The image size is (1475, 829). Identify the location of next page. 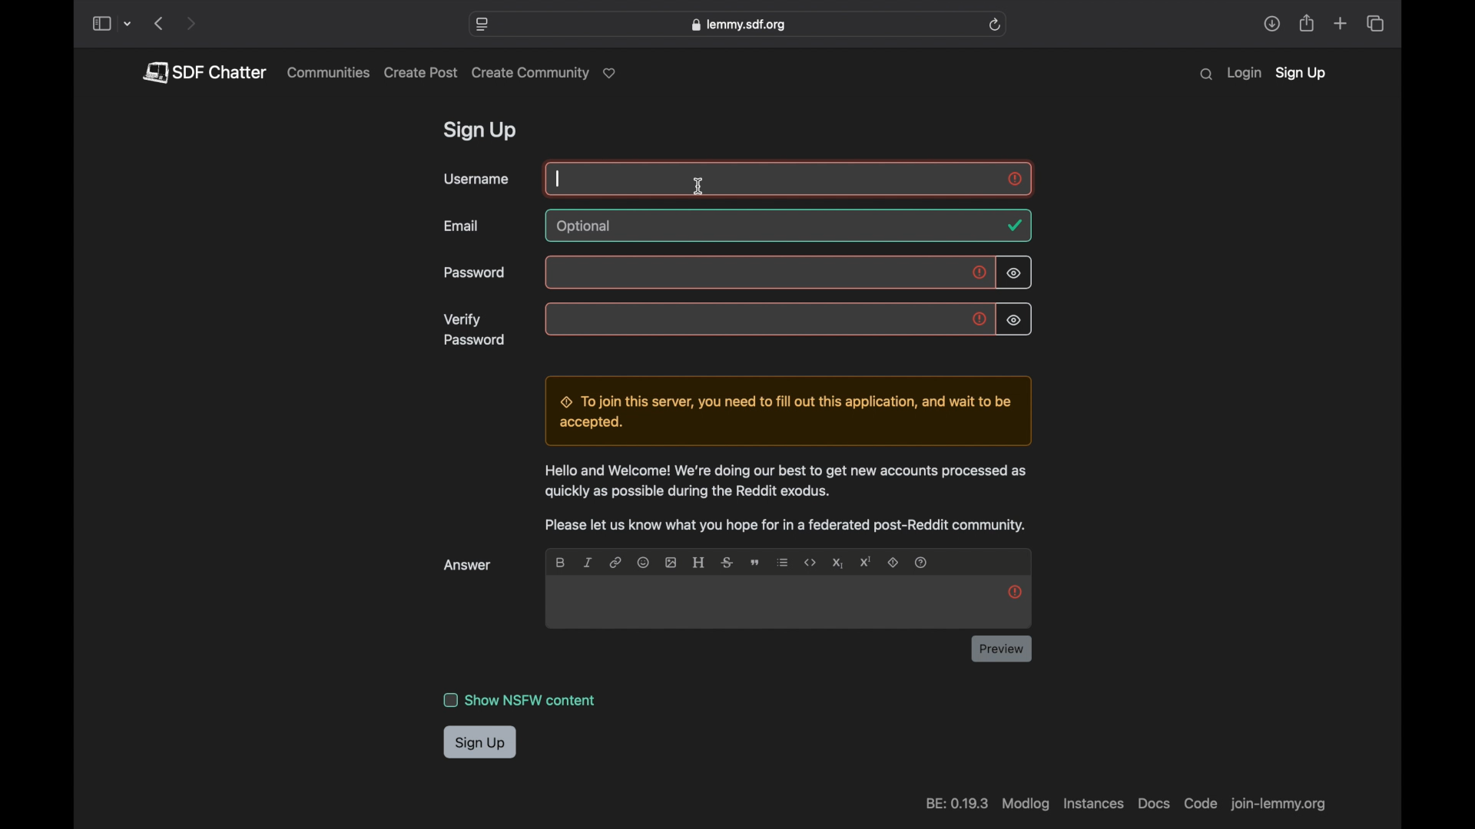
(191, 25).